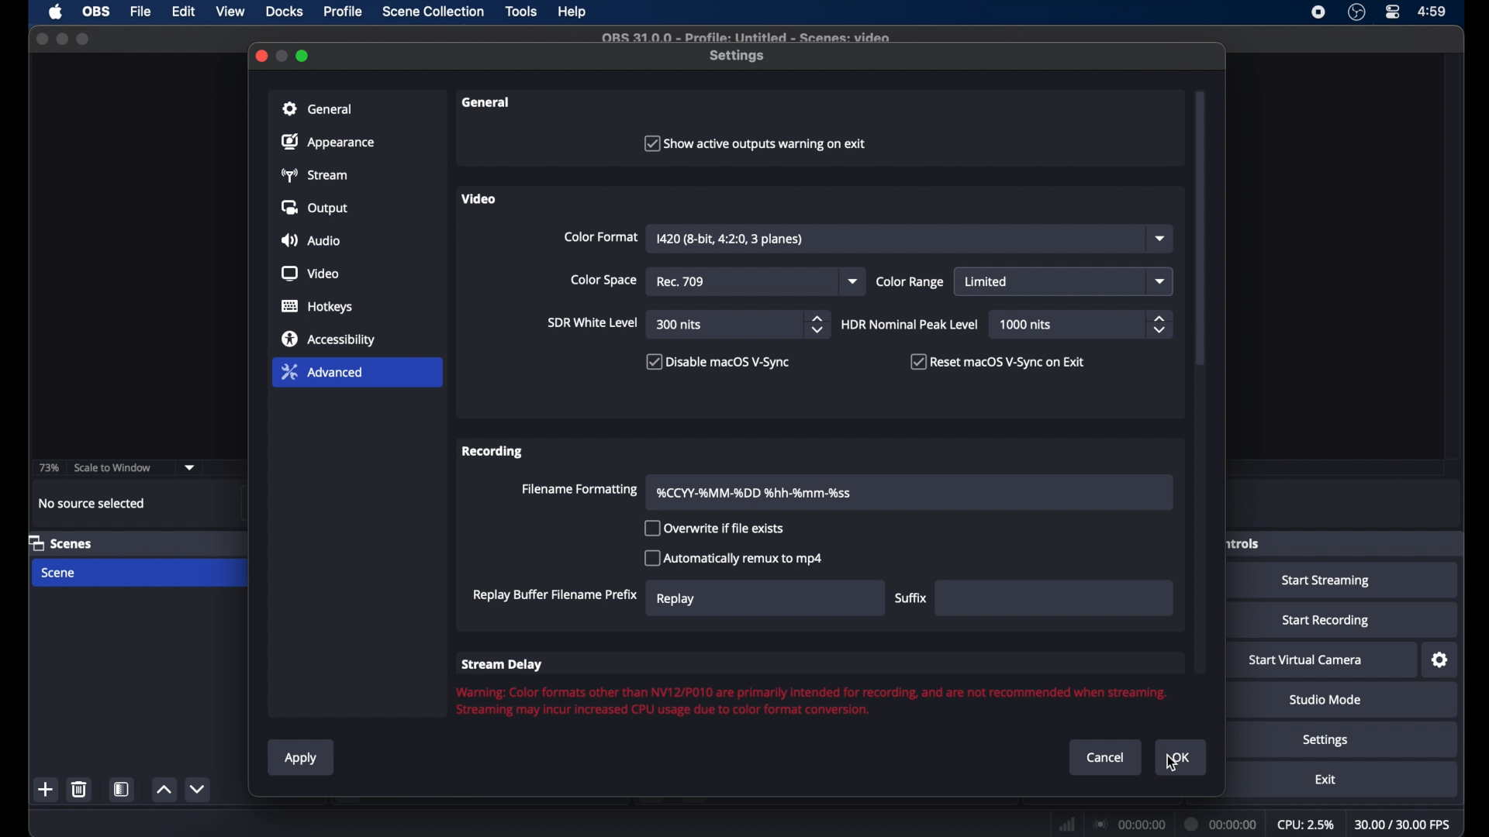  Describe the element at coordinates (123, 789) in the screenshot. I see `scene filters` at that location.